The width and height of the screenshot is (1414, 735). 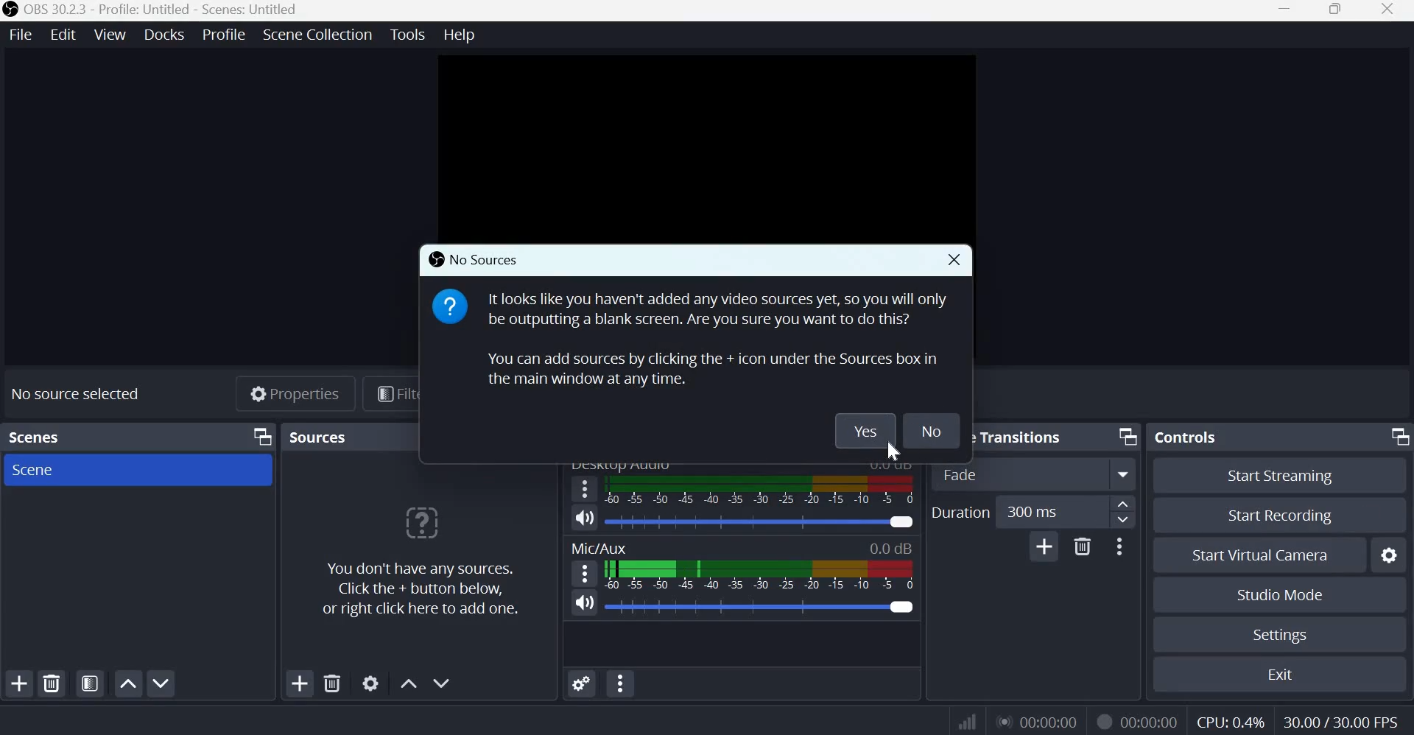 I want to click on Move source(s) up, so click(x=409, y=683).